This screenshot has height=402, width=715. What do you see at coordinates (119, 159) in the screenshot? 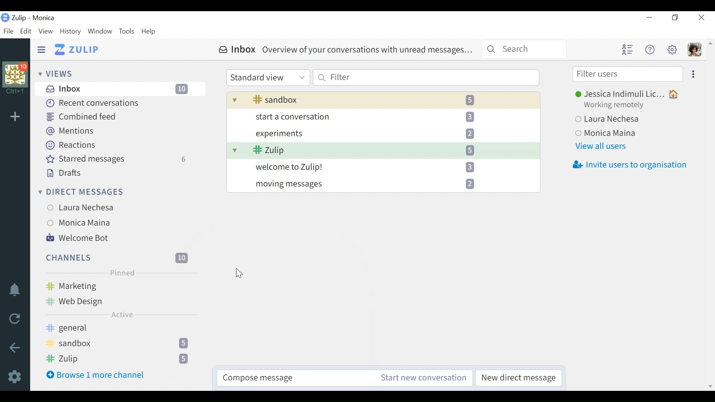
I see `Starred messages 6` at bounding box center [119, 159].